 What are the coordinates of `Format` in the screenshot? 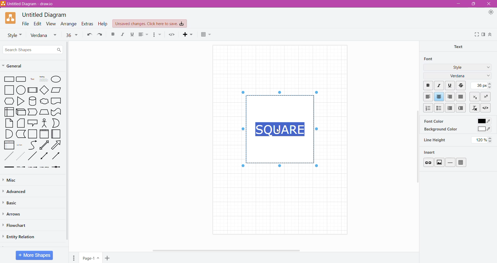 It's located at (484, 34).